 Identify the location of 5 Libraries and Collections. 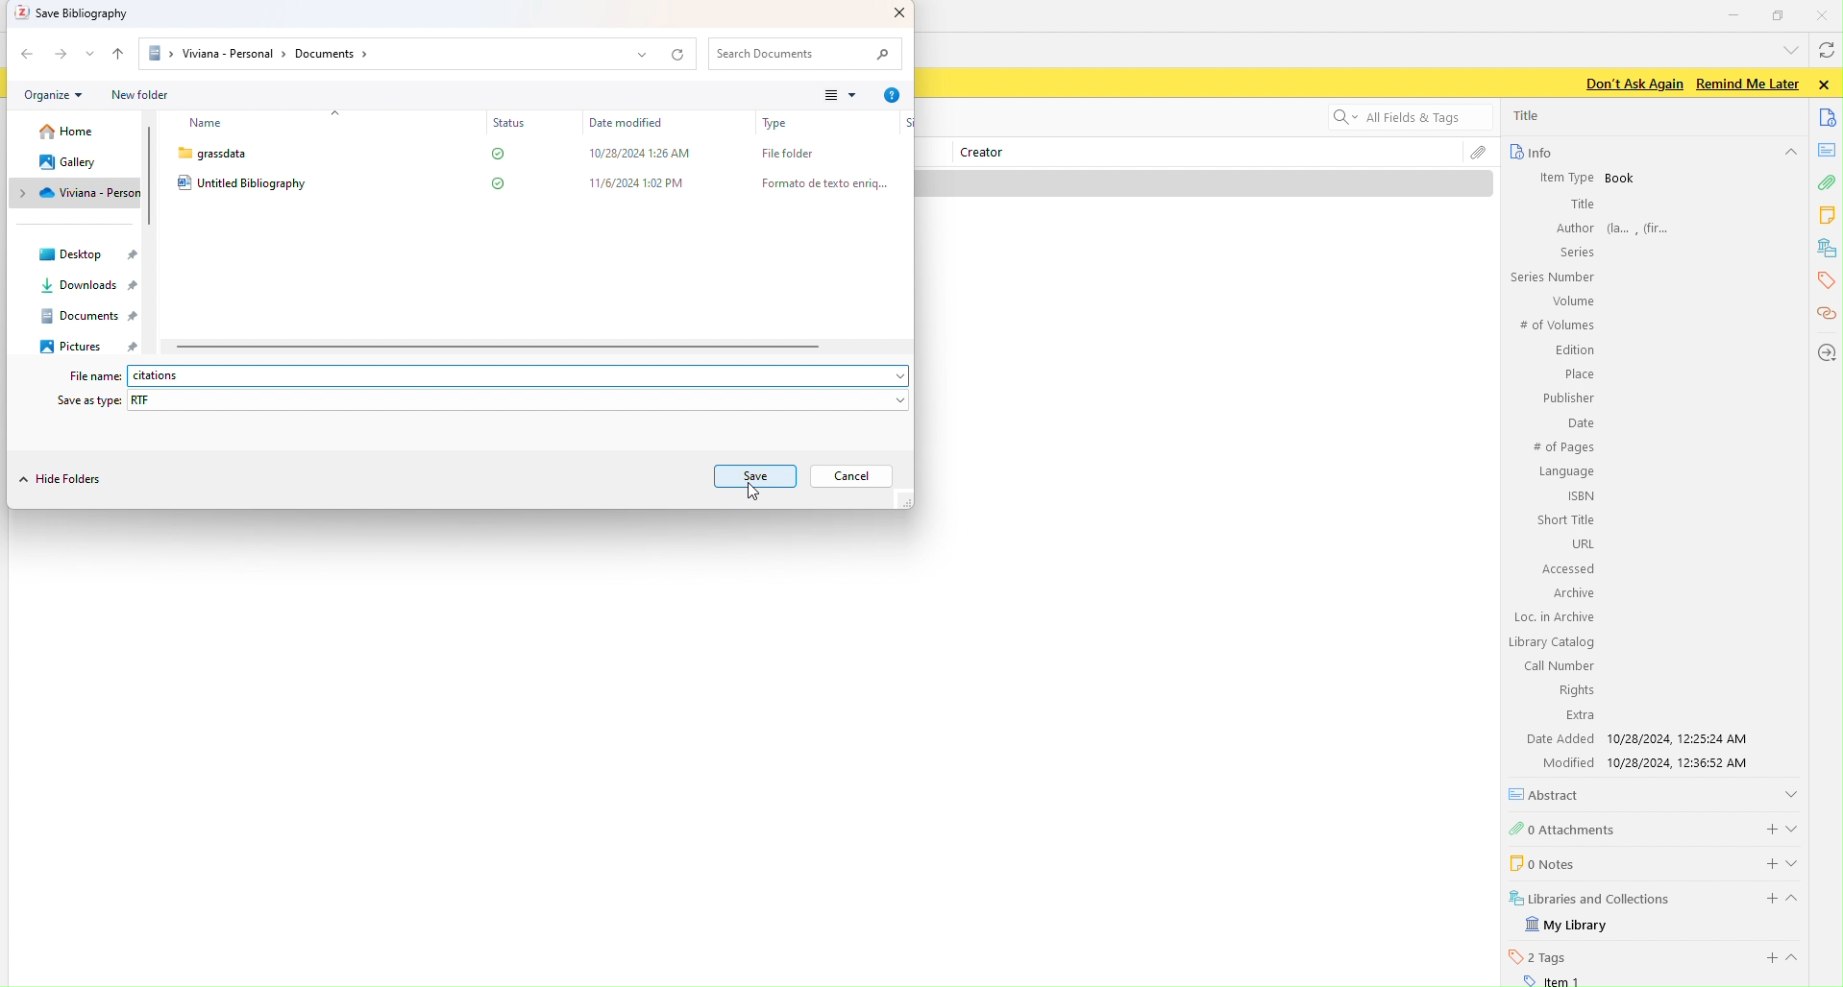
(1591, 897).